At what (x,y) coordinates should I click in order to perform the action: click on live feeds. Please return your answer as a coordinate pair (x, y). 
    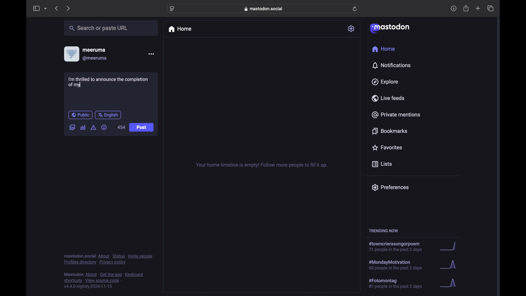
    Looking at the image, I should click on (388, 98).